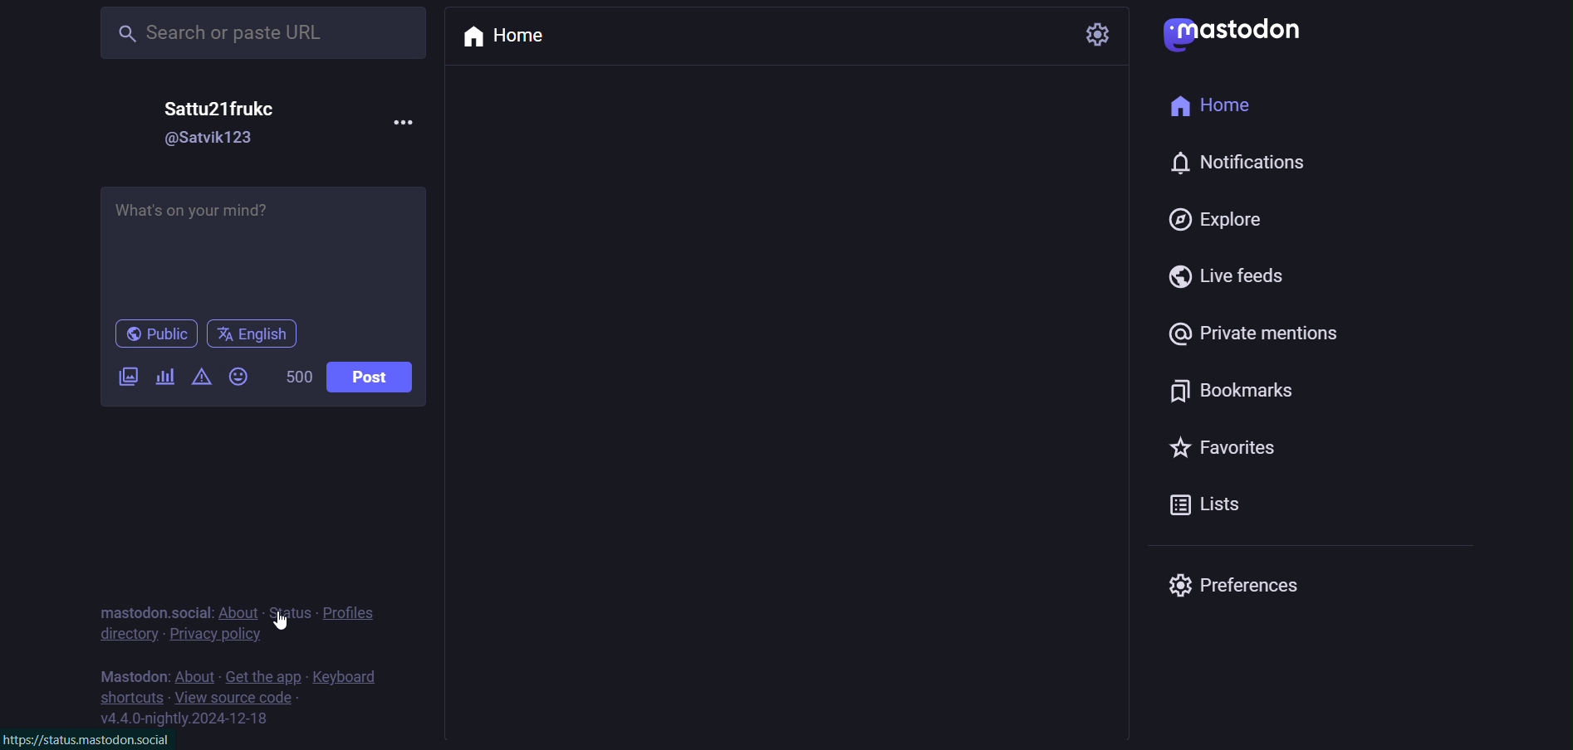 This screenshot has height=750, width=1573. What do you see at coordinates (1230, 587) in the screenshot?
I see `preferences` at bounding box center [1230, 587].